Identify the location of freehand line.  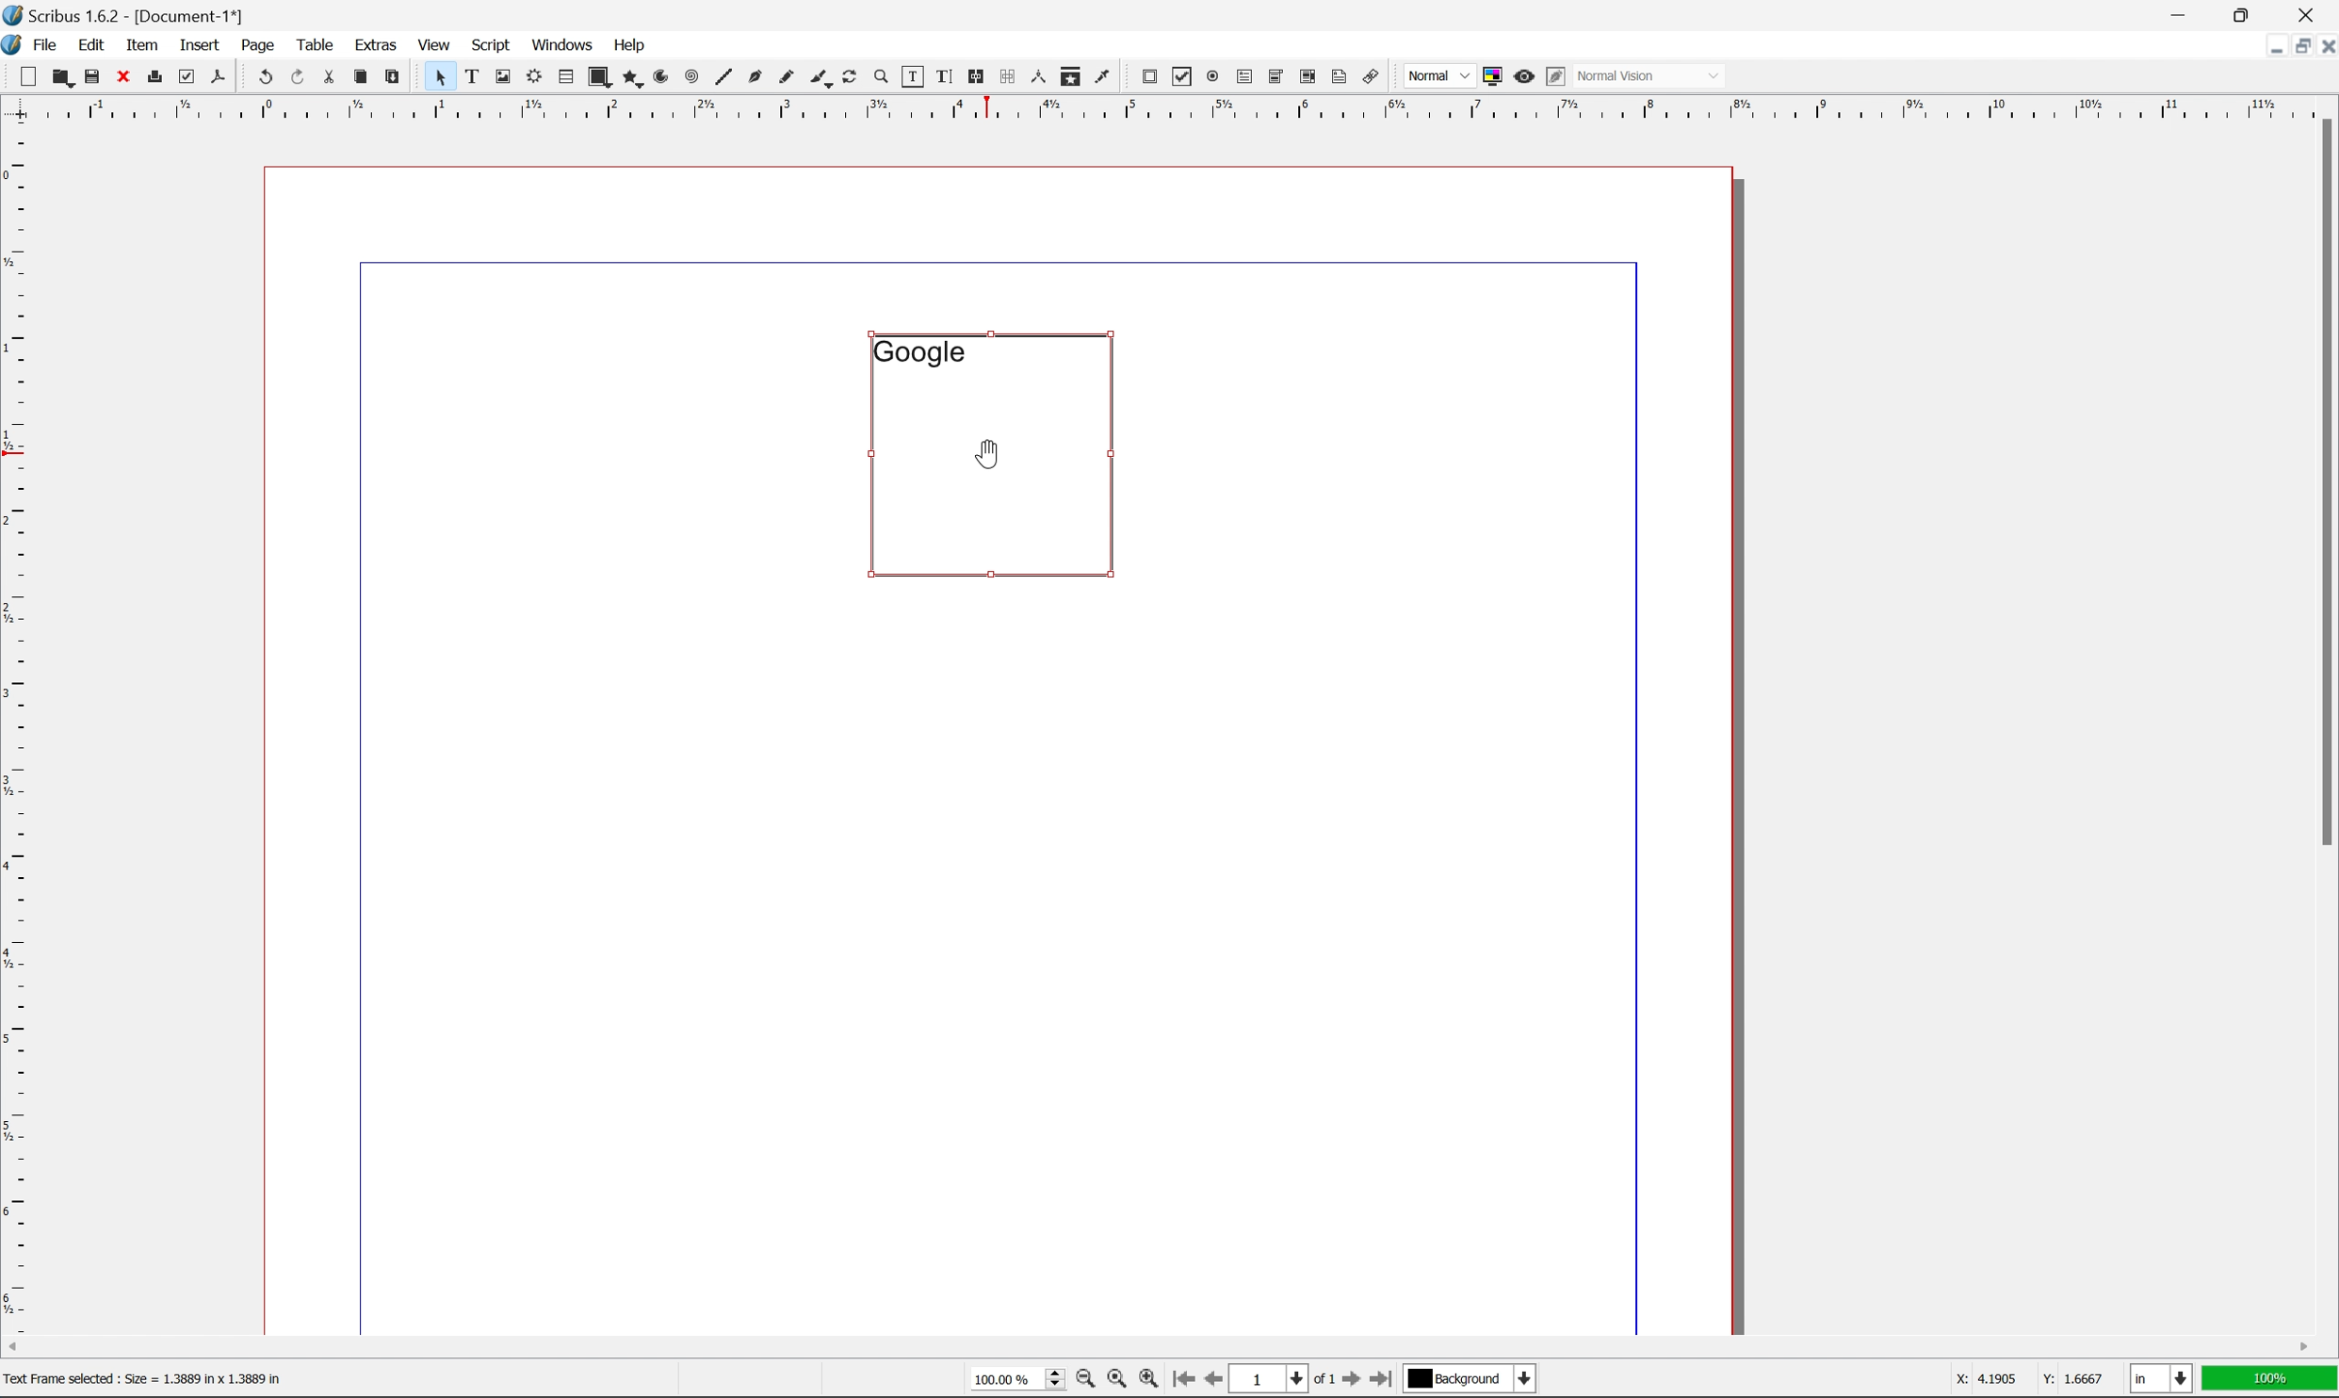
(788, 78).